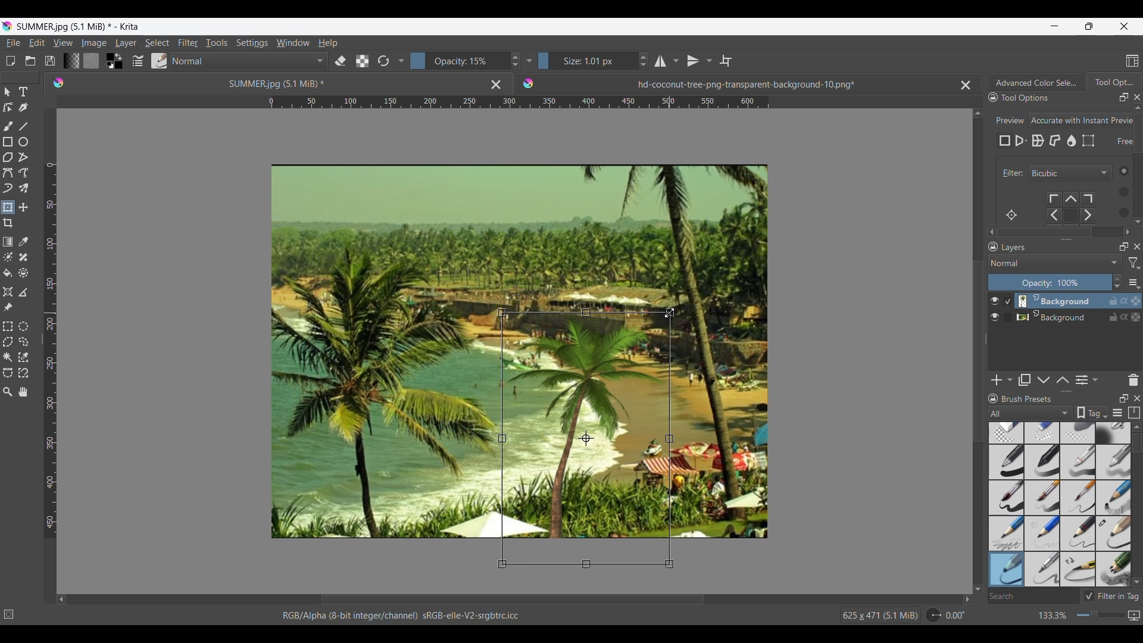 The height and width of the screenshot is (643, 1143). Describe the element at coordinates (726, 61) in the screenshot. I see `Wrap around mode` at that location.